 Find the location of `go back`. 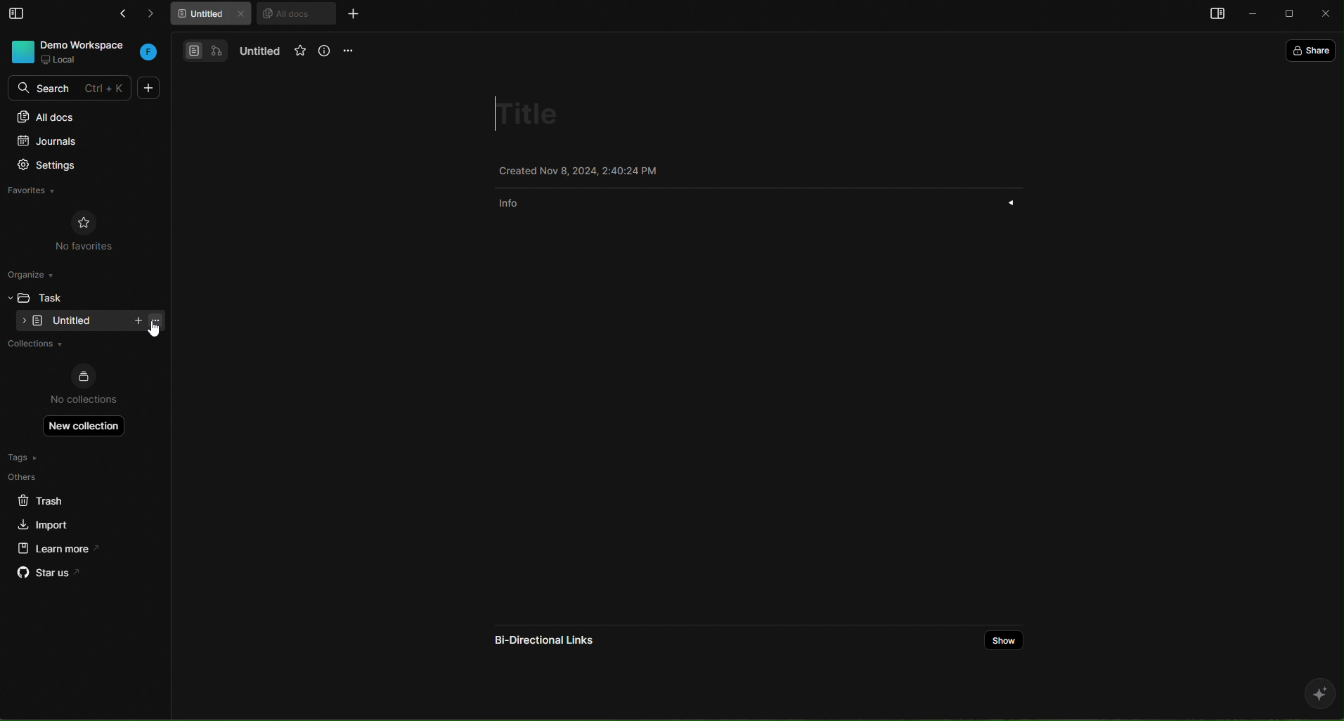

go back is located at coordinates (119, 16).